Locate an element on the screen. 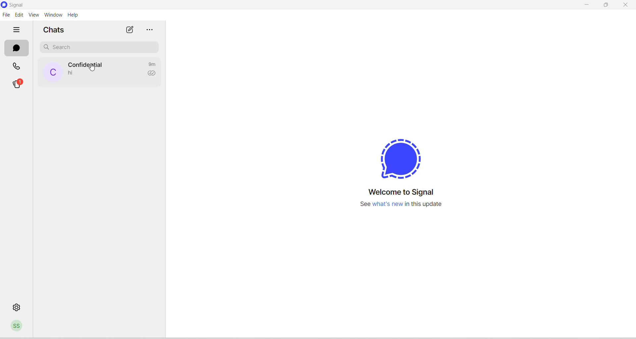  file is located at coordinates (6, 16).